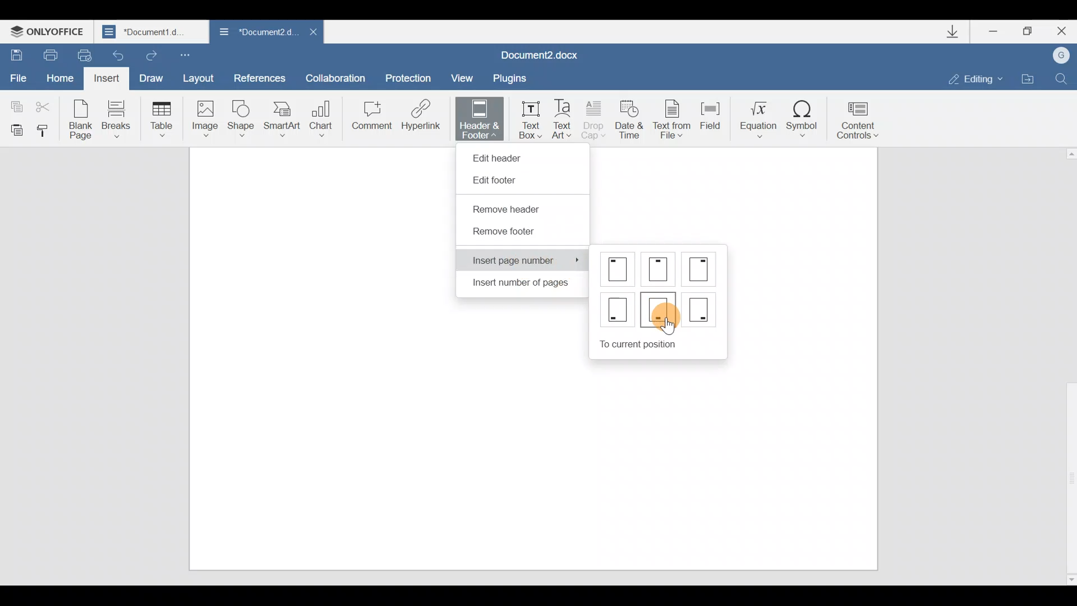 The image size is (1077, 606). Describe the element at coordinates (565, 117) in the screenshot. I see `Text Art` at that location.